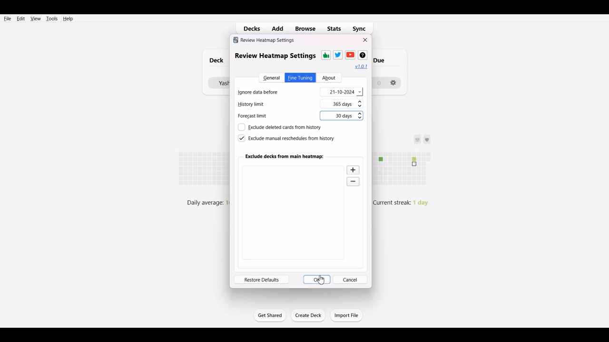  I want to click on File, so click(8, 18).